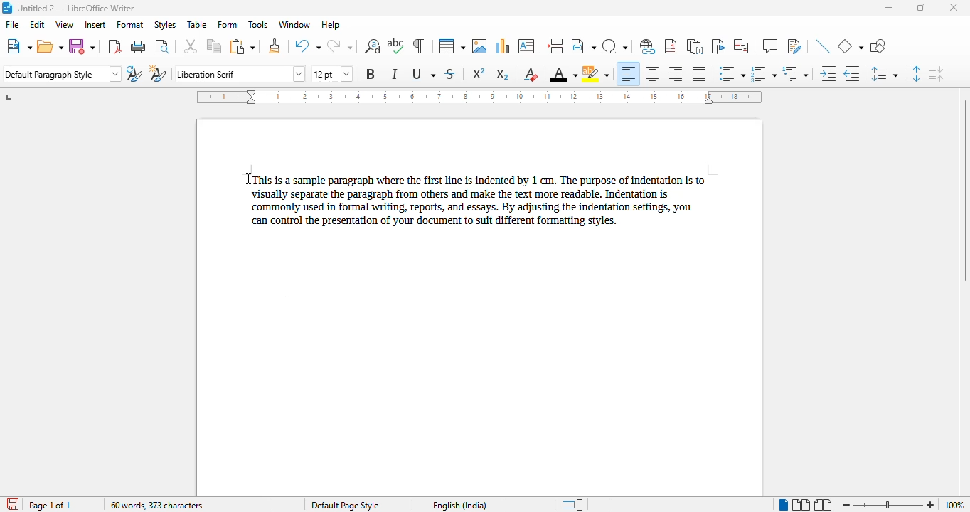  Describe the element at coordinates (164, 24) in the screenshot. I see `styles` at that location.